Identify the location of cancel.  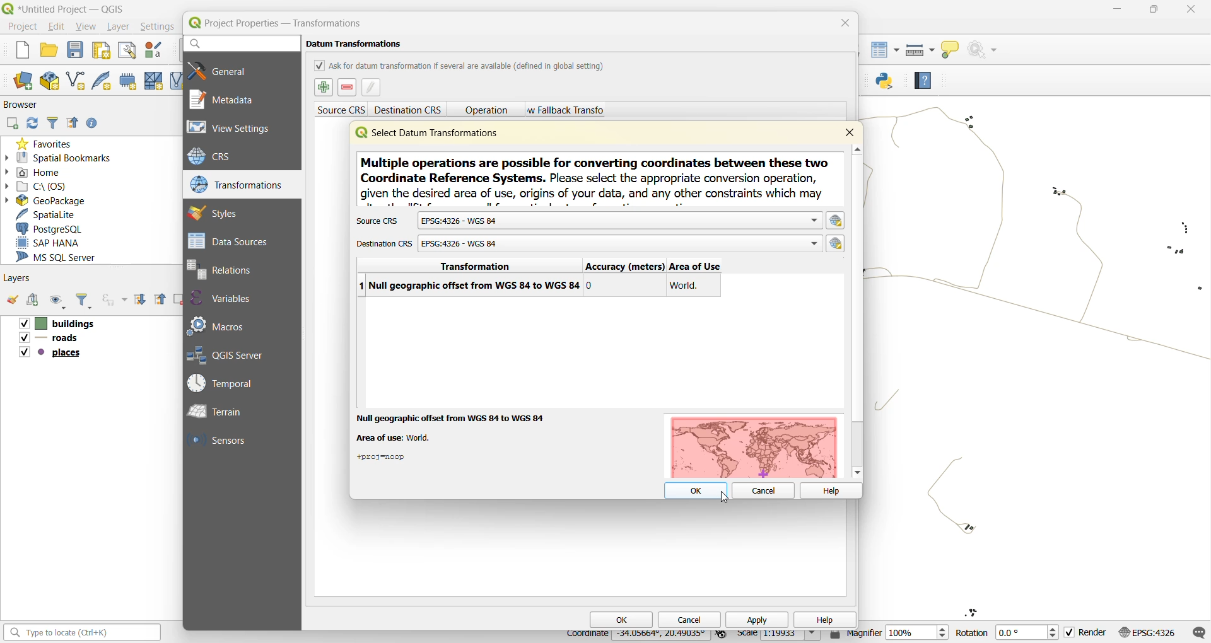
(689, 620).